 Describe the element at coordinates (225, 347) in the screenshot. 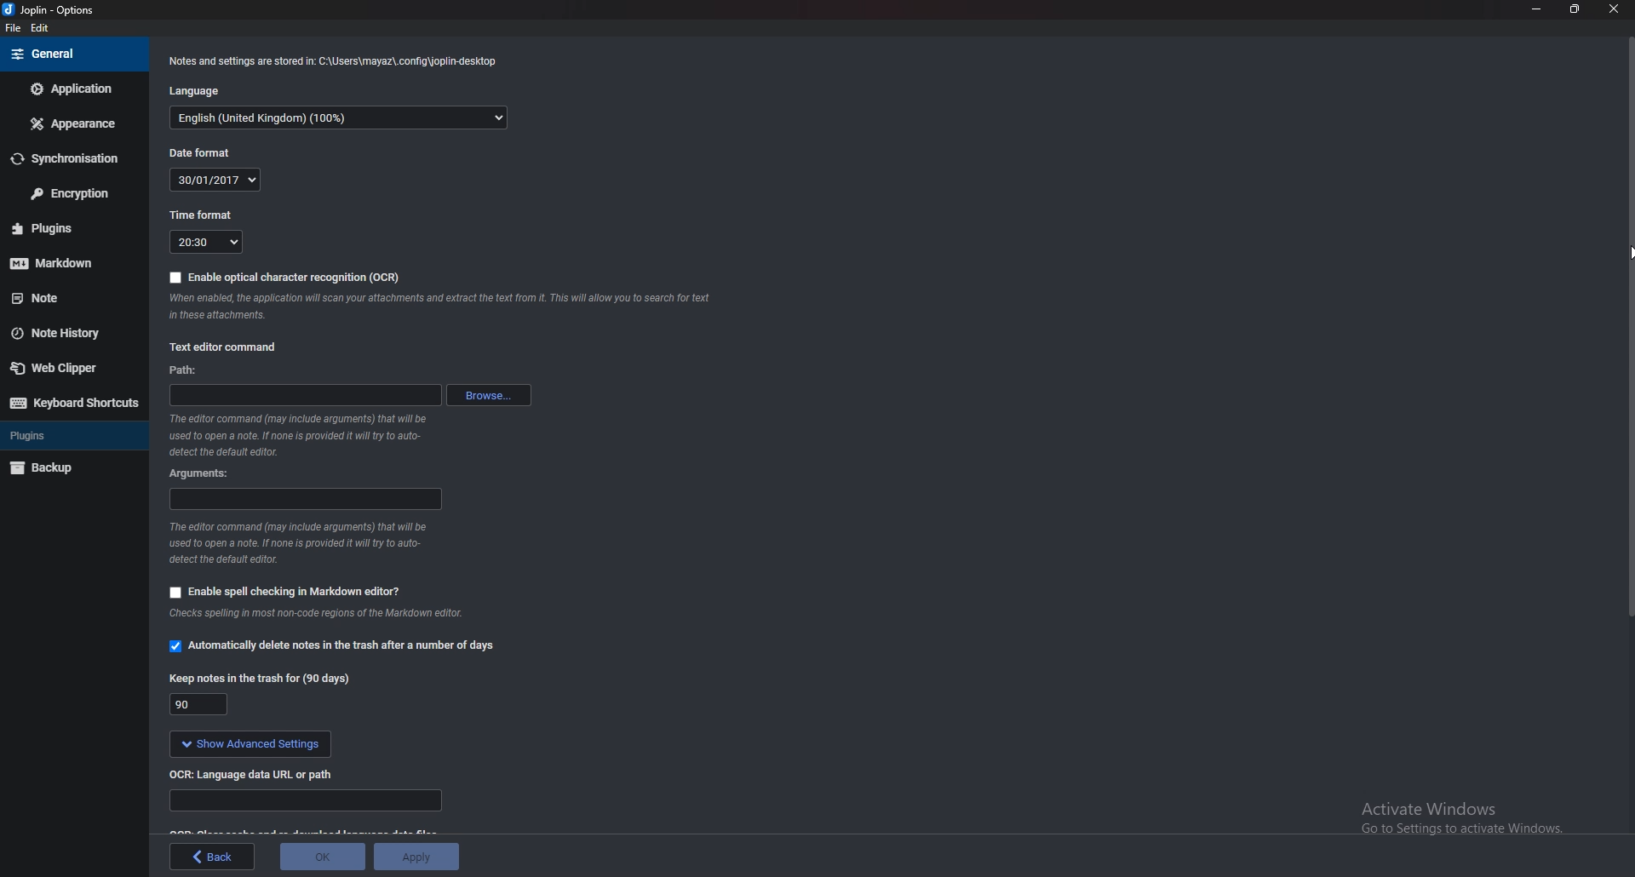

I see `Text editor command` at that location.